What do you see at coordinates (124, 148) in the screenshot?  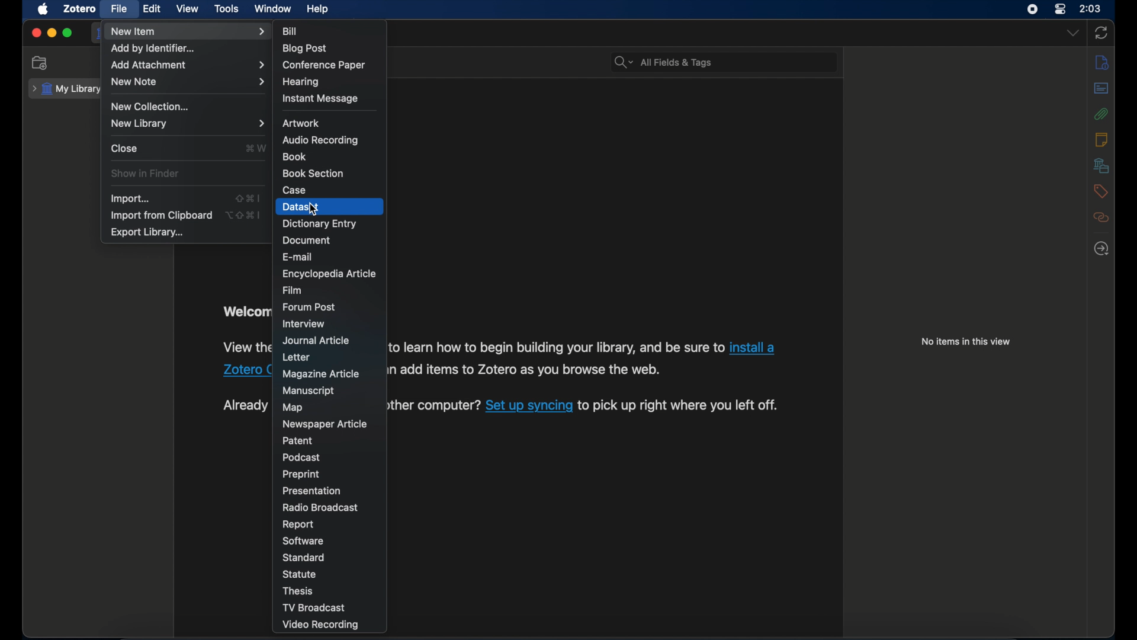 I see `close` at bounding box center [124, 148].